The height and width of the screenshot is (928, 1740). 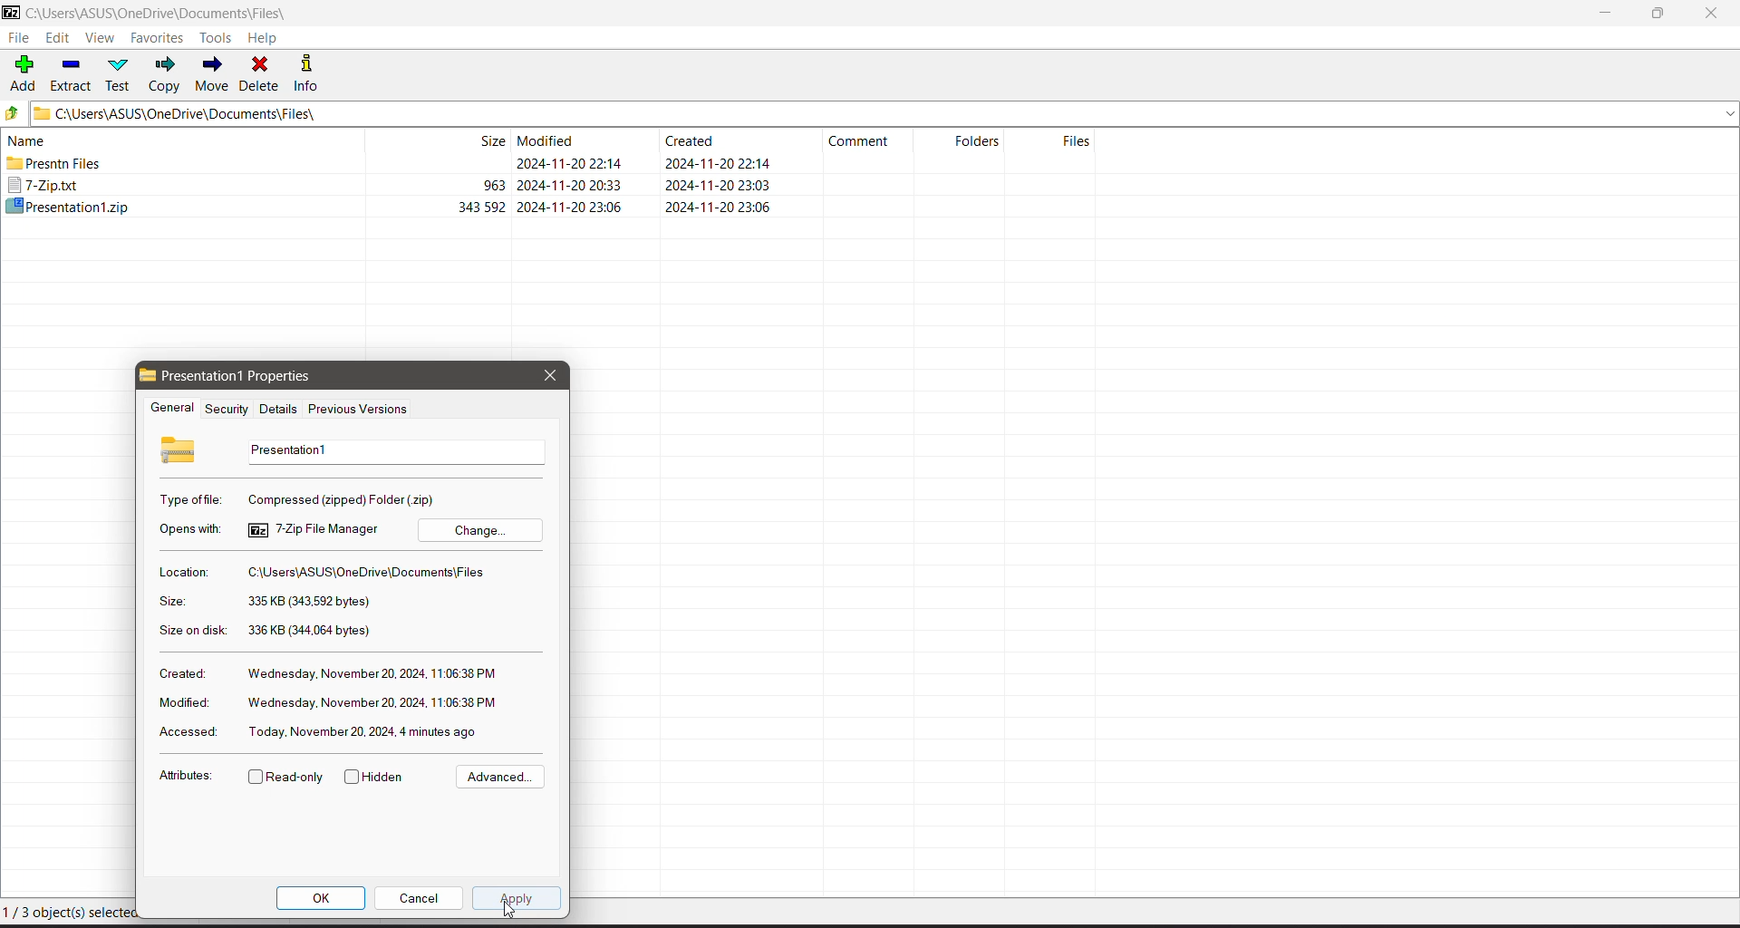 What do you see at coordinates (171, 602) in the screenshot?
I see `Size` at bounding box center [171, 602].